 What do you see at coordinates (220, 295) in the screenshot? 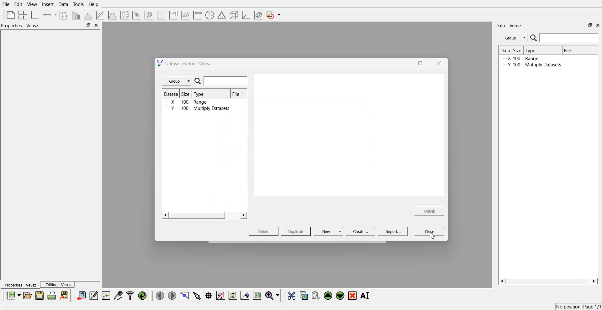
I see `draw a rectangle on zoom graph axes` at bounding box center [220, 295].